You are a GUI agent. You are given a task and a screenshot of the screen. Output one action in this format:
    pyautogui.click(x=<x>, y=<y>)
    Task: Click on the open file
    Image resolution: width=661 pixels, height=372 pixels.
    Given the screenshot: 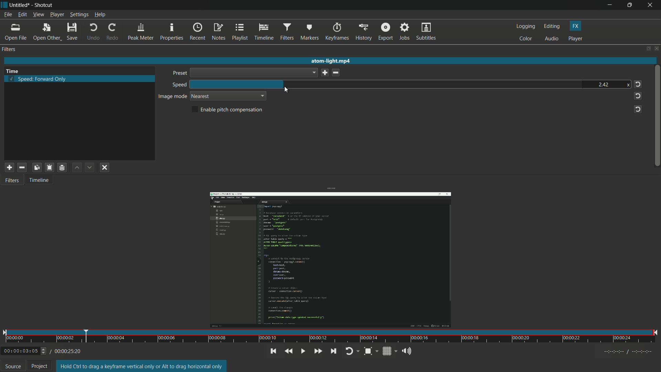 What is the action you would take?
    pyautogui.click(x=15, y=32)
    